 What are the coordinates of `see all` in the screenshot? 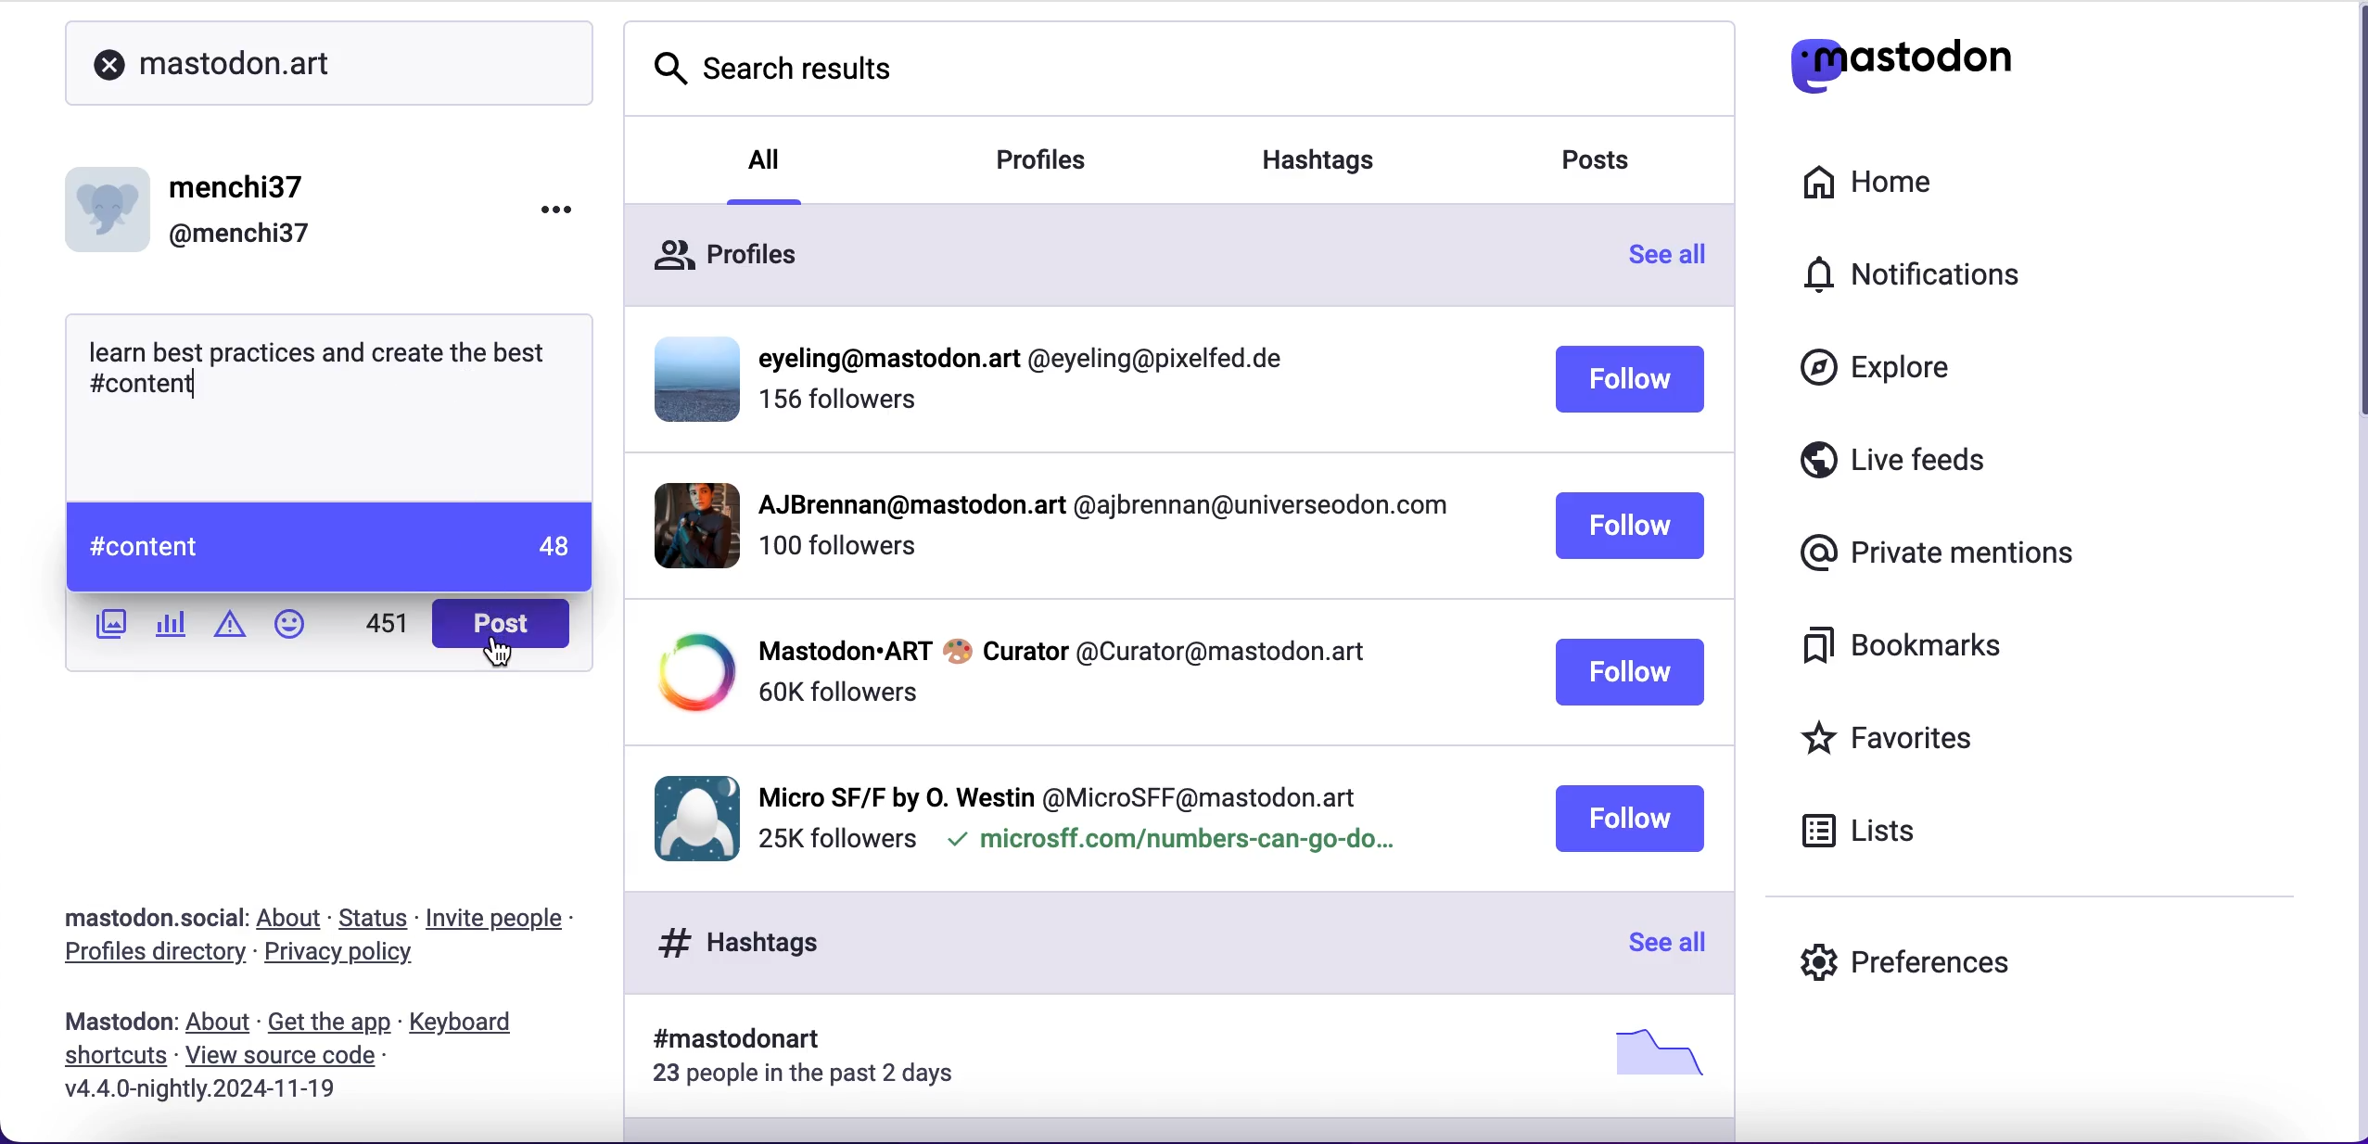 It's located at (1678, 261).